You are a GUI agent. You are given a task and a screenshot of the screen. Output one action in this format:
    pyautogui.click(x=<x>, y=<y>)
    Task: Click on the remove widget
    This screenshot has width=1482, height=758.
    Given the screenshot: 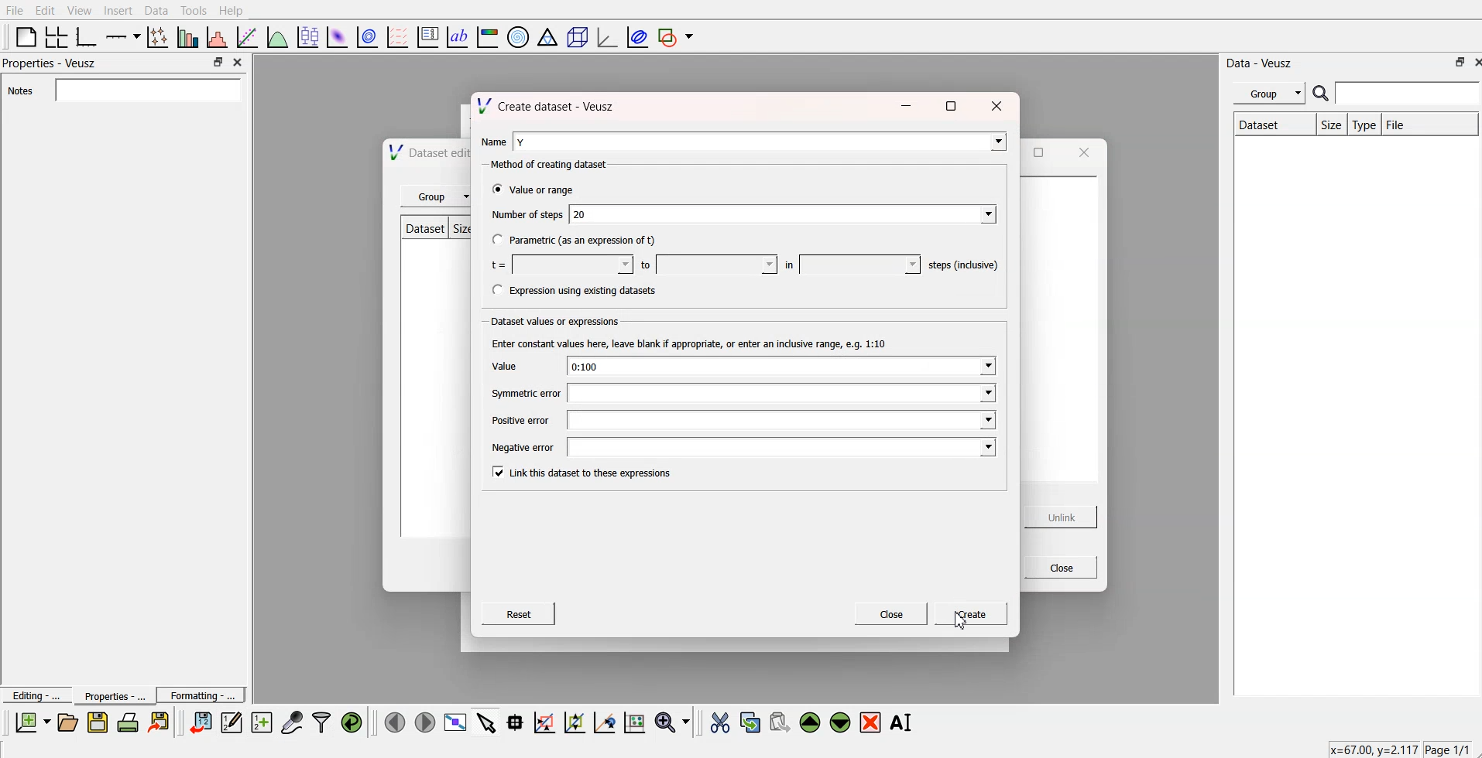 What is the action you would take?
    pyautogui.click(x=870, y=722)
    